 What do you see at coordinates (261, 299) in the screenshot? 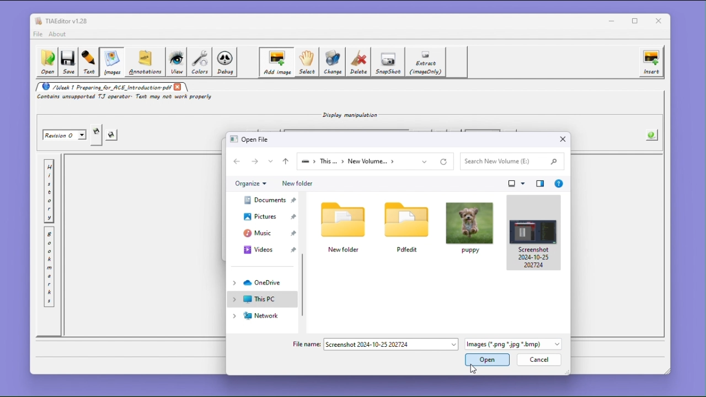
I see `This PC` at bounding box center [261, 299].